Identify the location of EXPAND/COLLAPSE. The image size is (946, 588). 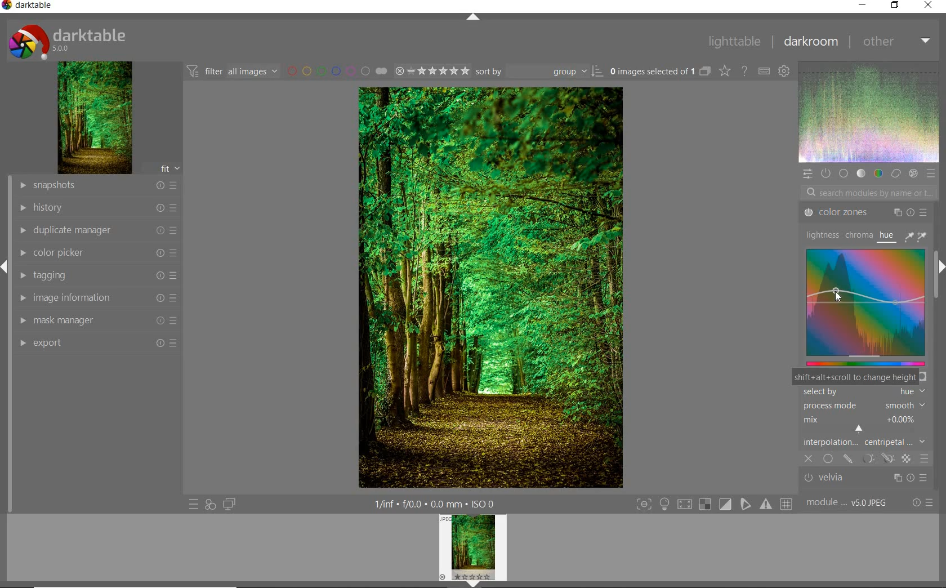
(940, 268).